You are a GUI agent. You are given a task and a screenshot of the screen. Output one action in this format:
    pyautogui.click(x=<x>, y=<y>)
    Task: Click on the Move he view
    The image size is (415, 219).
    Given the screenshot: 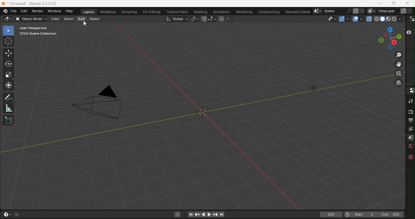 What is the action you would take?
    pyautogui.click(x=399, y=64)
    